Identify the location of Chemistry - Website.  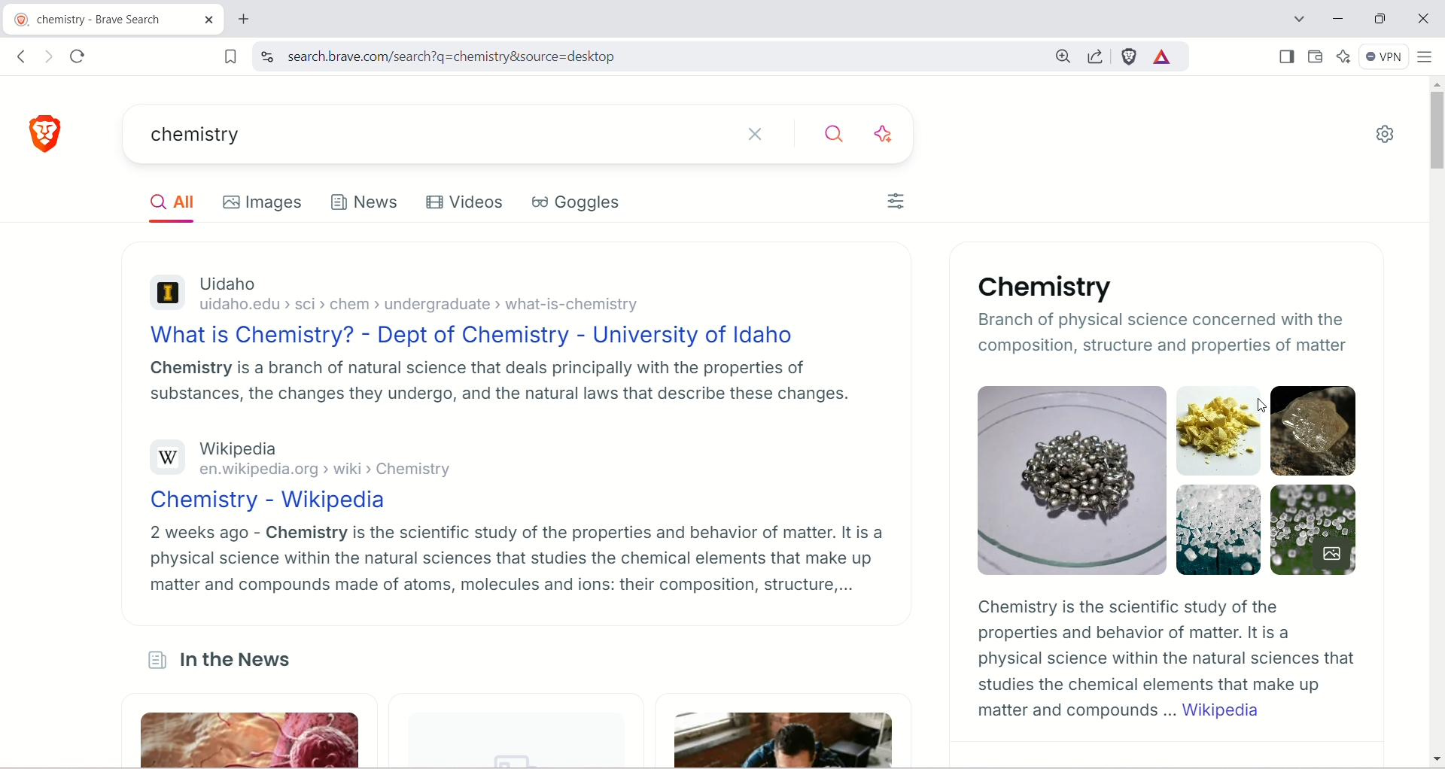
(281, 501).